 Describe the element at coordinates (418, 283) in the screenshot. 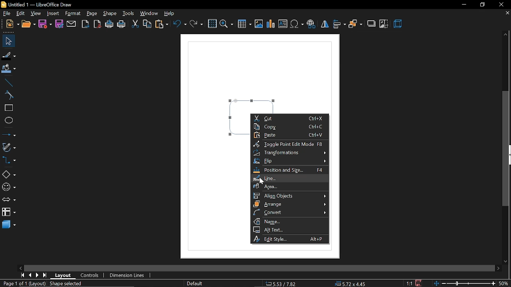

I see `save` at that location.